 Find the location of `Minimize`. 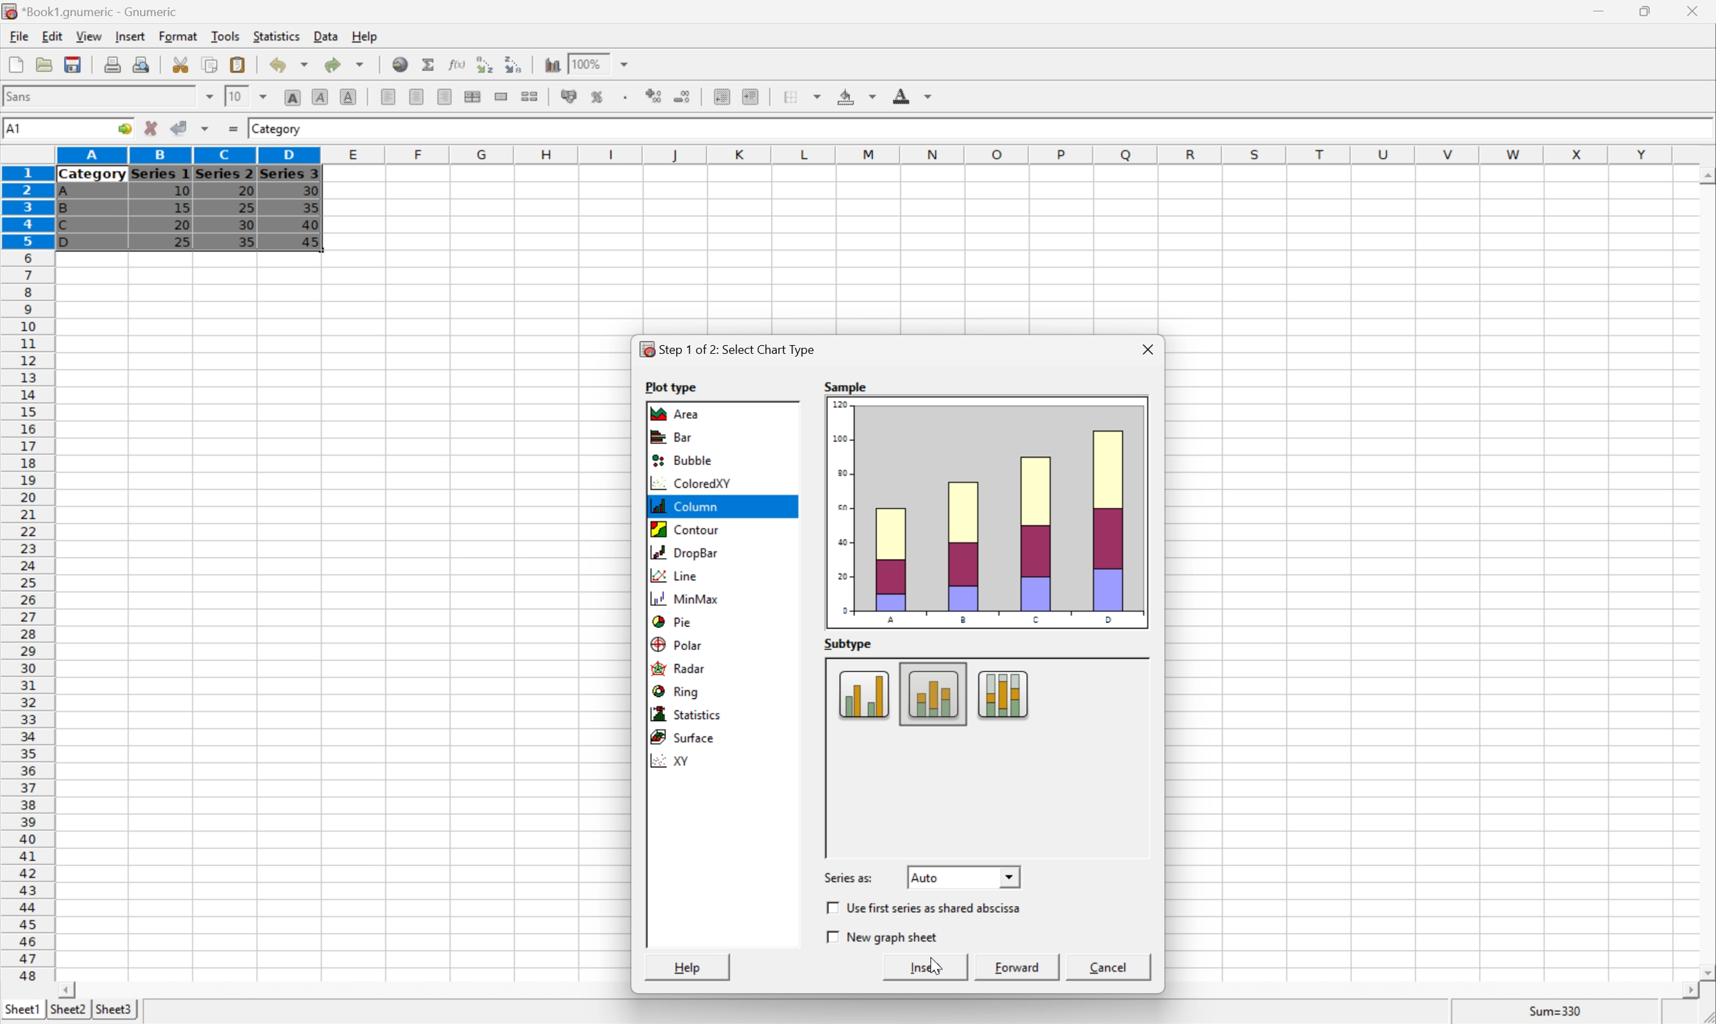

Minimize is located at coordinates (1594, 12).